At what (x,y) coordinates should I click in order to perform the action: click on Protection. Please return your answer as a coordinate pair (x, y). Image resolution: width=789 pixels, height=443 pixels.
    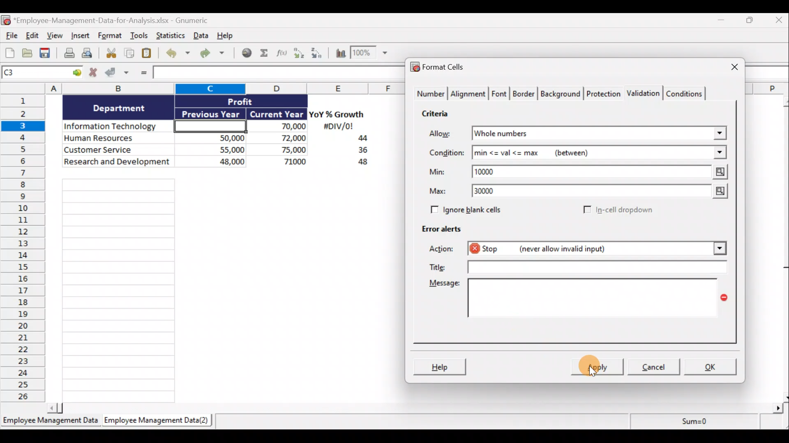
    Looking at the image, I should click on (603, 92).